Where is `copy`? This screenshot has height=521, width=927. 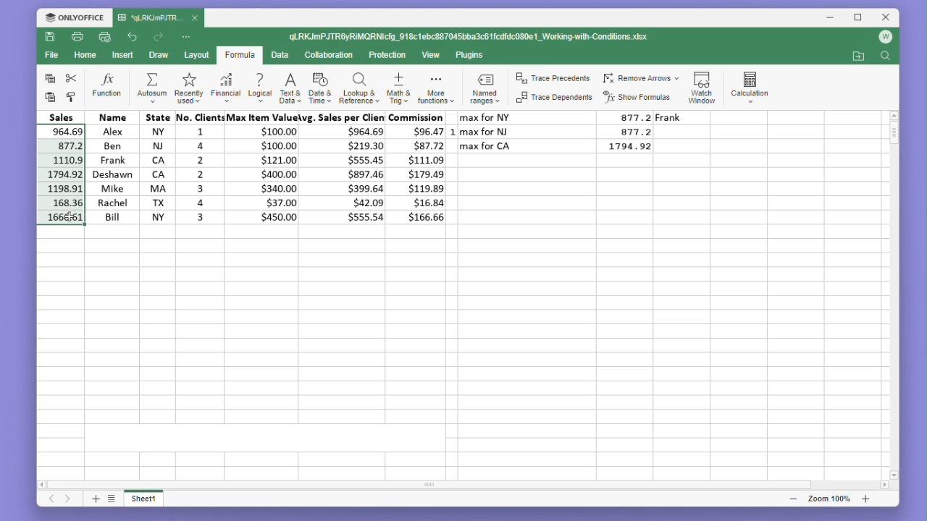
copy is located at coordinates (48, 78).